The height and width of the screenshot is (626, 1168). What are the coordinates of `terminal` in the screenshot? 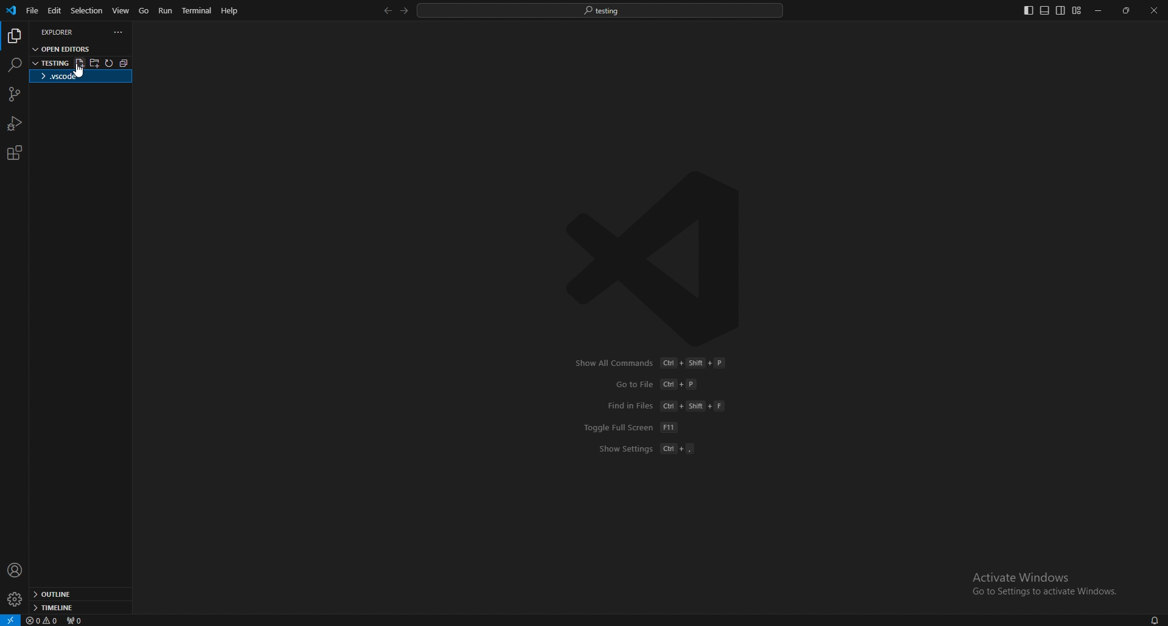 It's located at (199, 11).